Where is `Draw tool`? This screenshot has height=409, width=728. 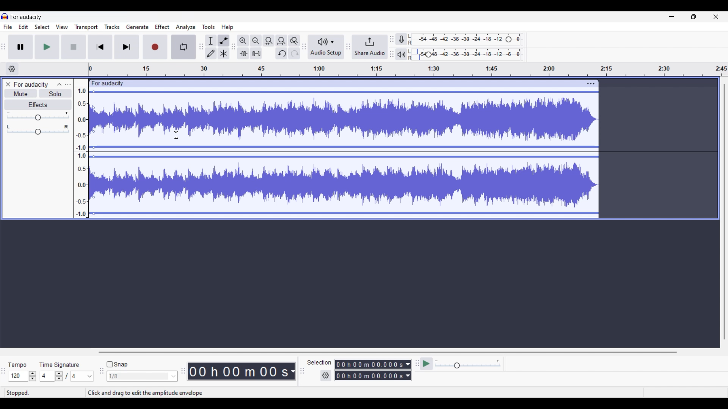 Draw tool is located at coordinates (211, 53).